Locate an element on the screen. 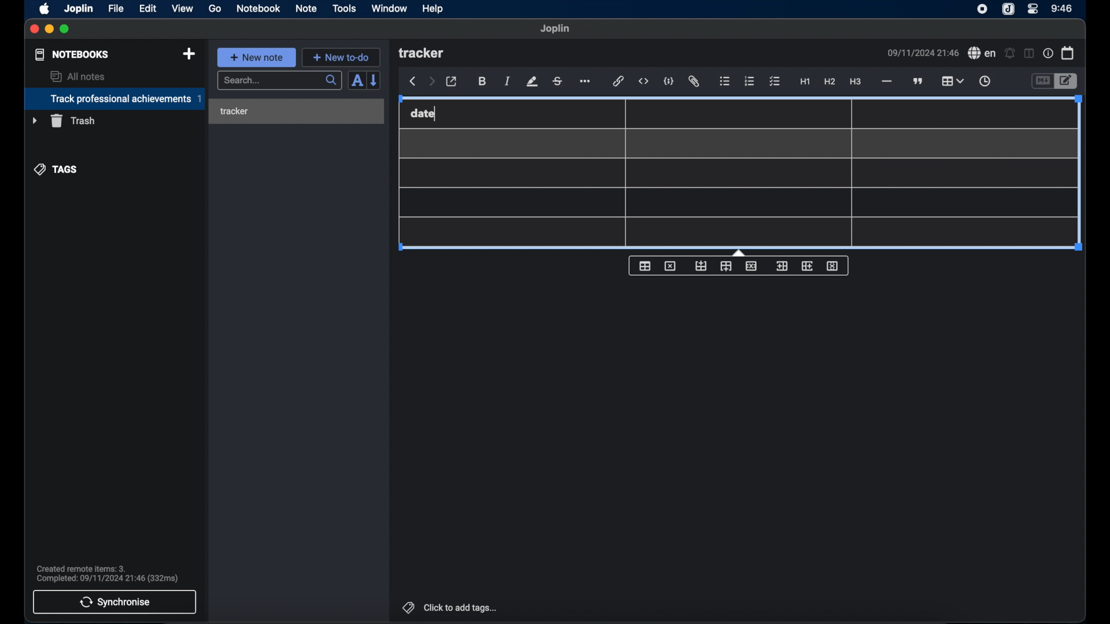 The width and height of the screenshot is (1110, 624). new note is located at coordinates (256, 57).